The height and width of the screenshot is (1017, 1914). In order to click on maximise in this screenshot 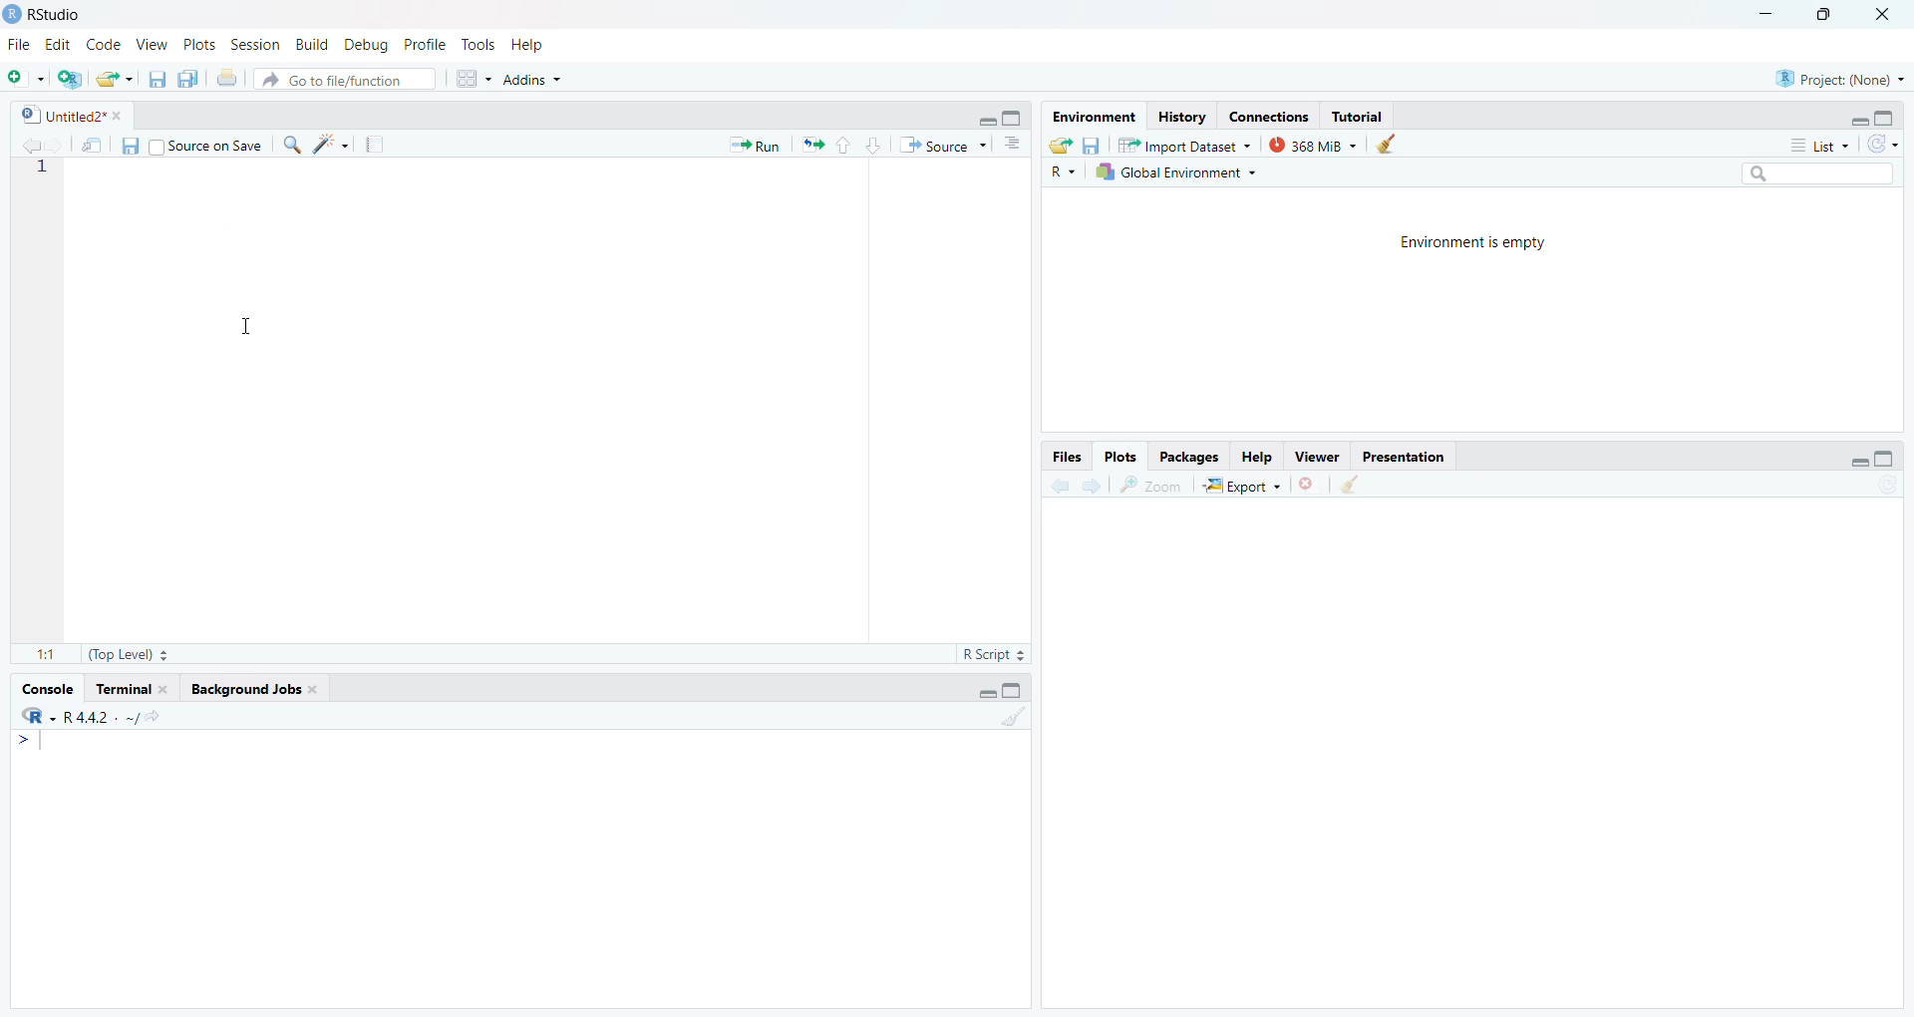, I will do `click(1828, 15)`.